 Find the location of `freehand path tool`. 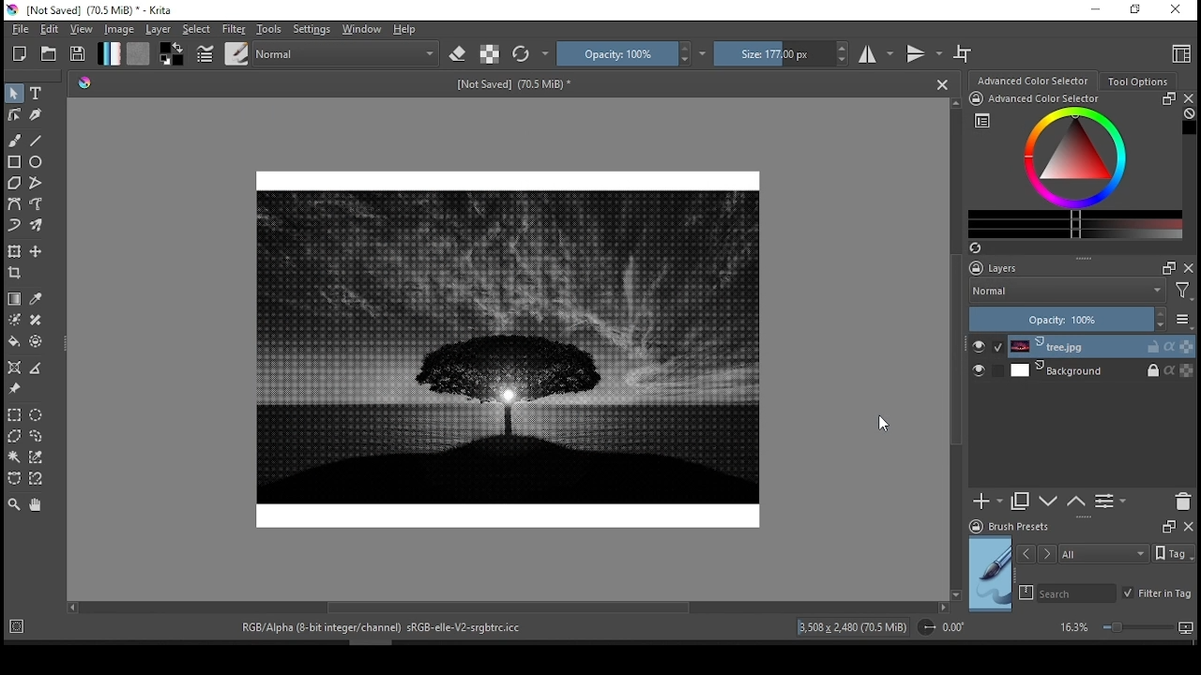

freehand path tool is located at coordinates (36, 202).